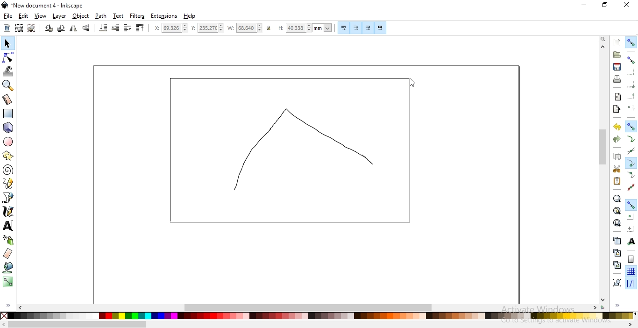 Image resolution: width=638 pixels, height=328 pixels. Describe the element at coordinates (617, 240) in the screenshot. I see `duplicate selected objects` at that location.